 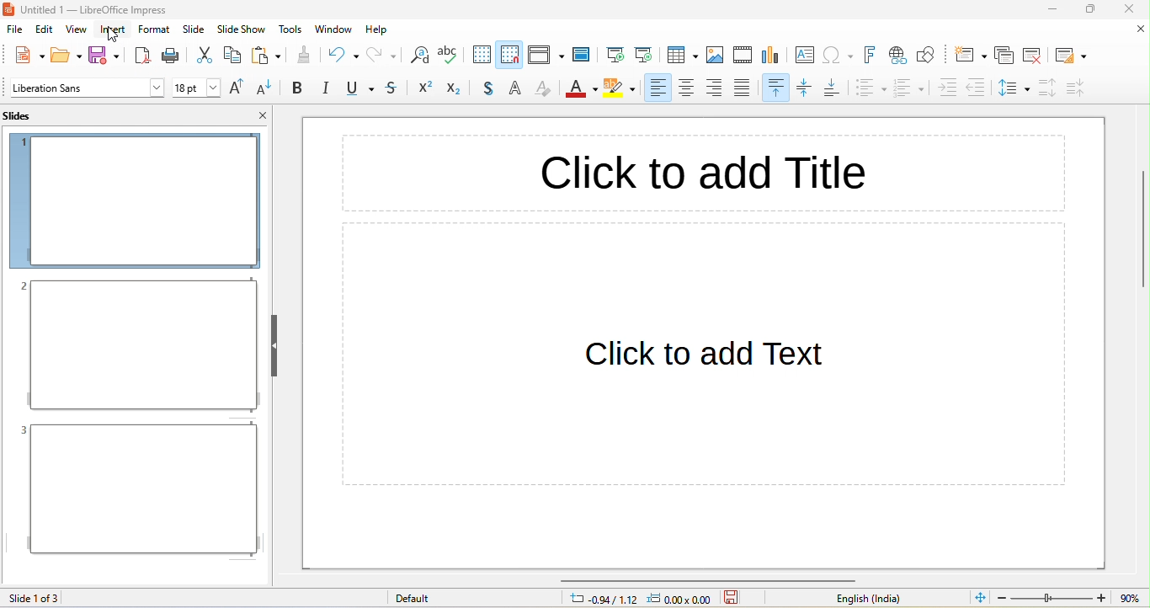 What do you see at coordinates (1078, 88) in the screenshot?
I see `decrease paragraph spacing` at bounding box center [1078, 88].